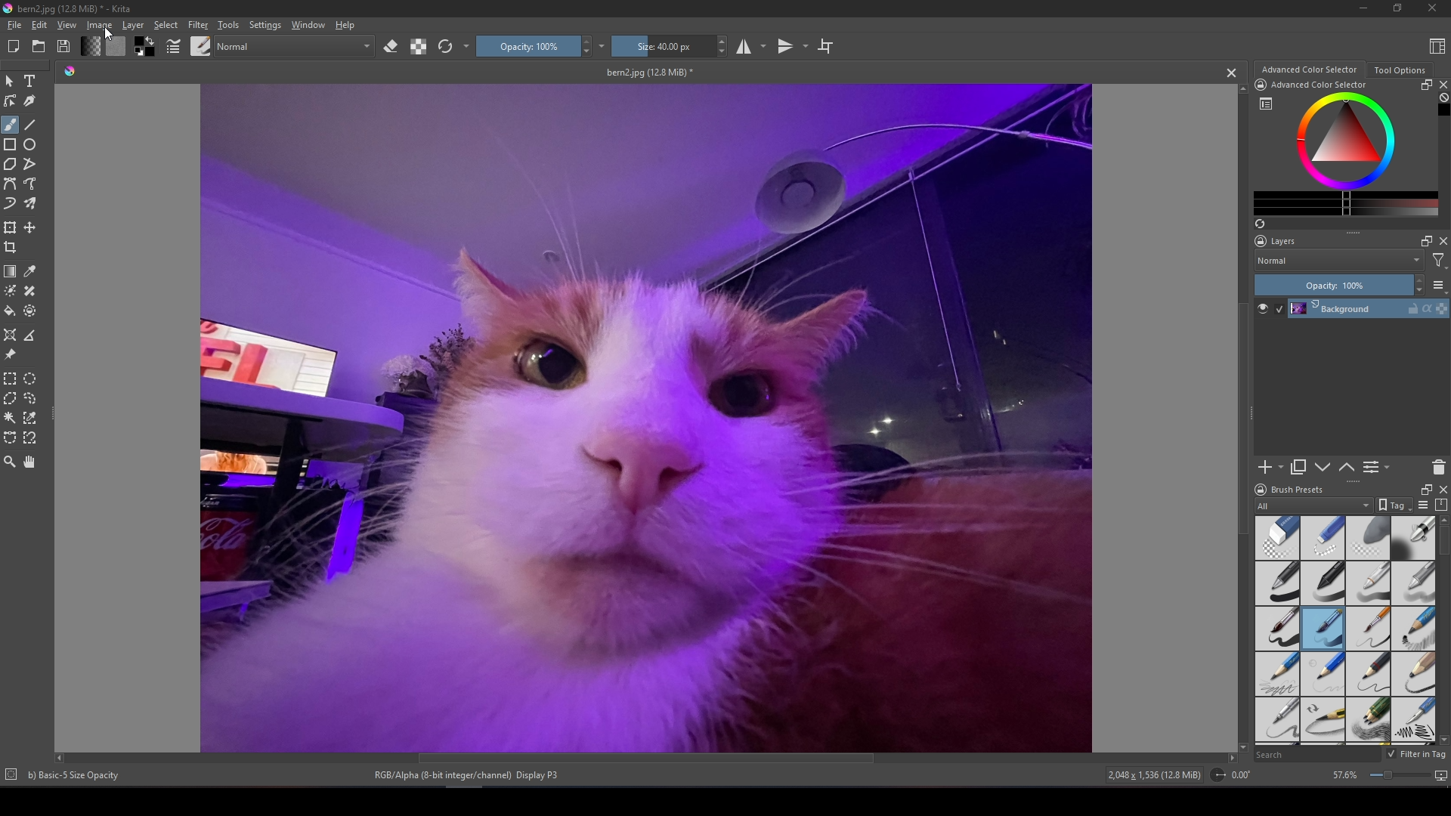  Describe the element at coordinates (645, 416) in the screenshot. I see `Image ` at that location.